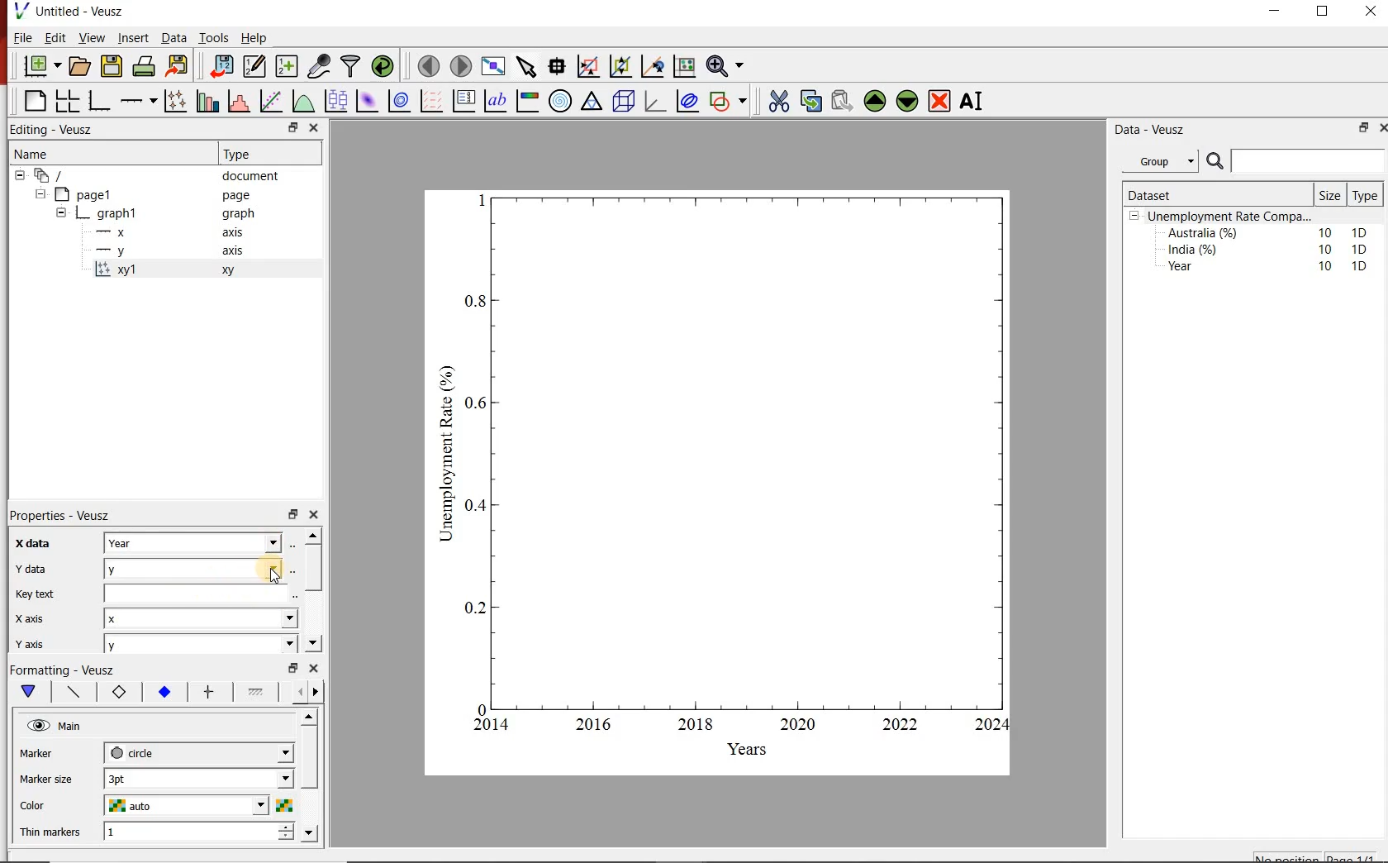 Image resolution: width=1388 pixels, height=863 pixels. What do you see at coordinates (311, 717) in the screenshot?
I see `move up` at bounding box center [311, 717].